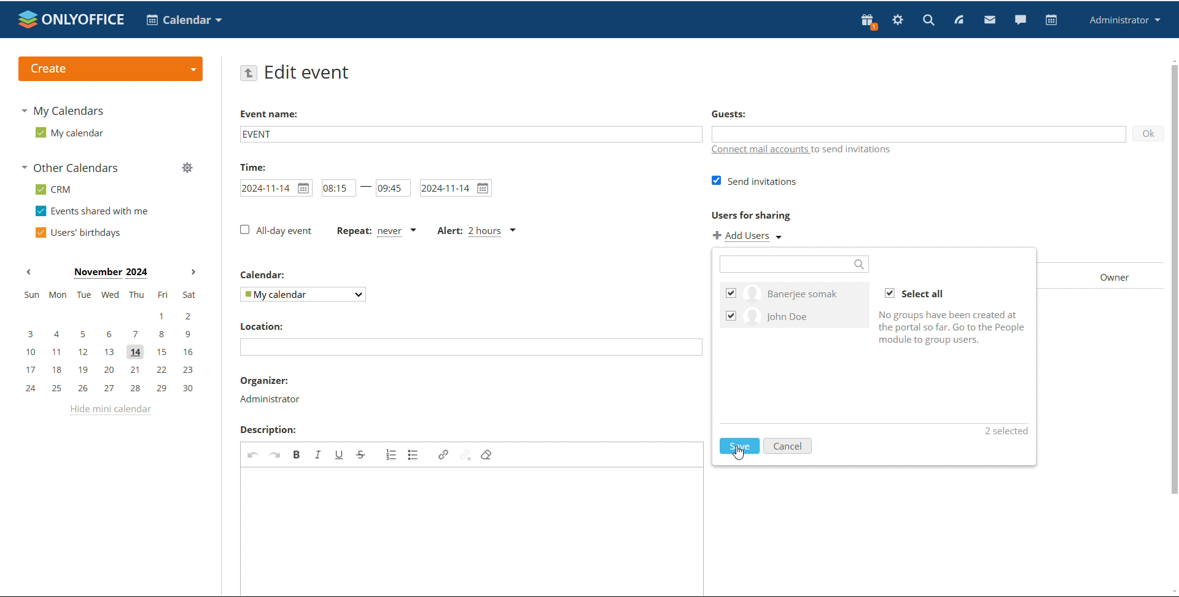 The height and width of the screenshot is (597, 1179). I want to click on users' birthdays, so click(79, 233).